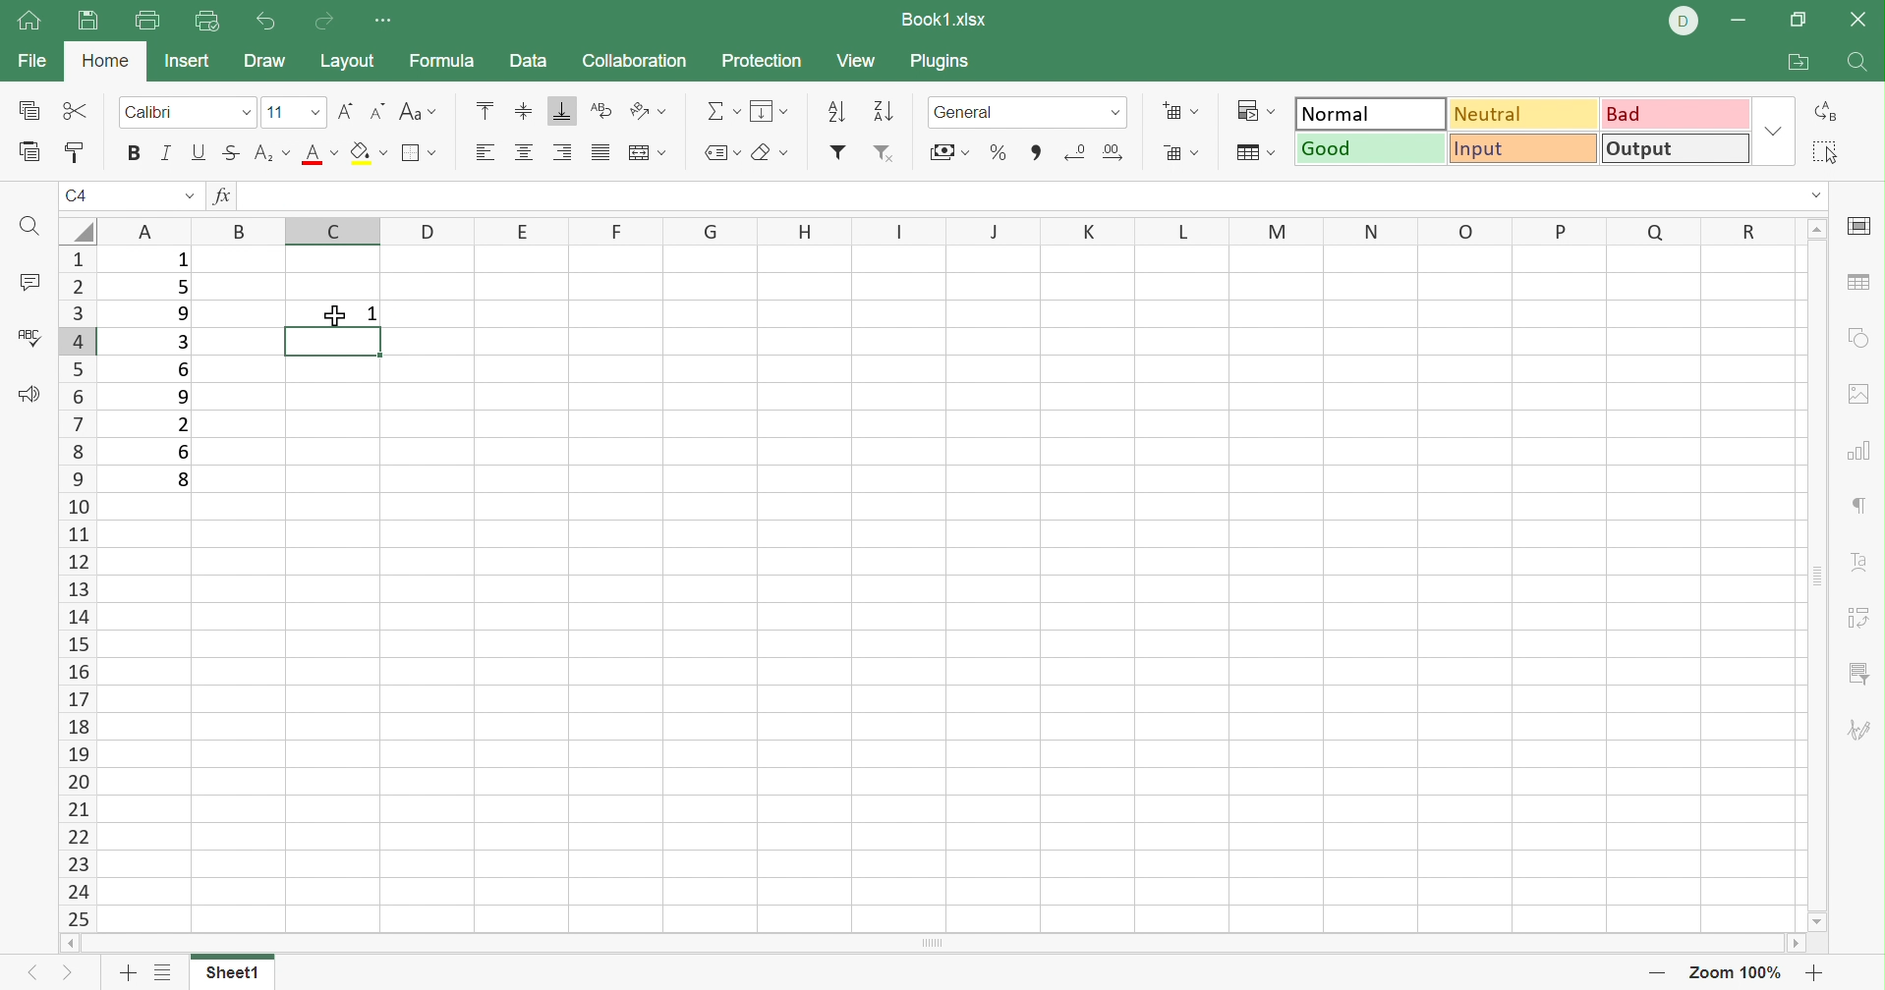  Describe the element at coordinates (950, 150) in the screenshot. I see `Accounting style` at that location.